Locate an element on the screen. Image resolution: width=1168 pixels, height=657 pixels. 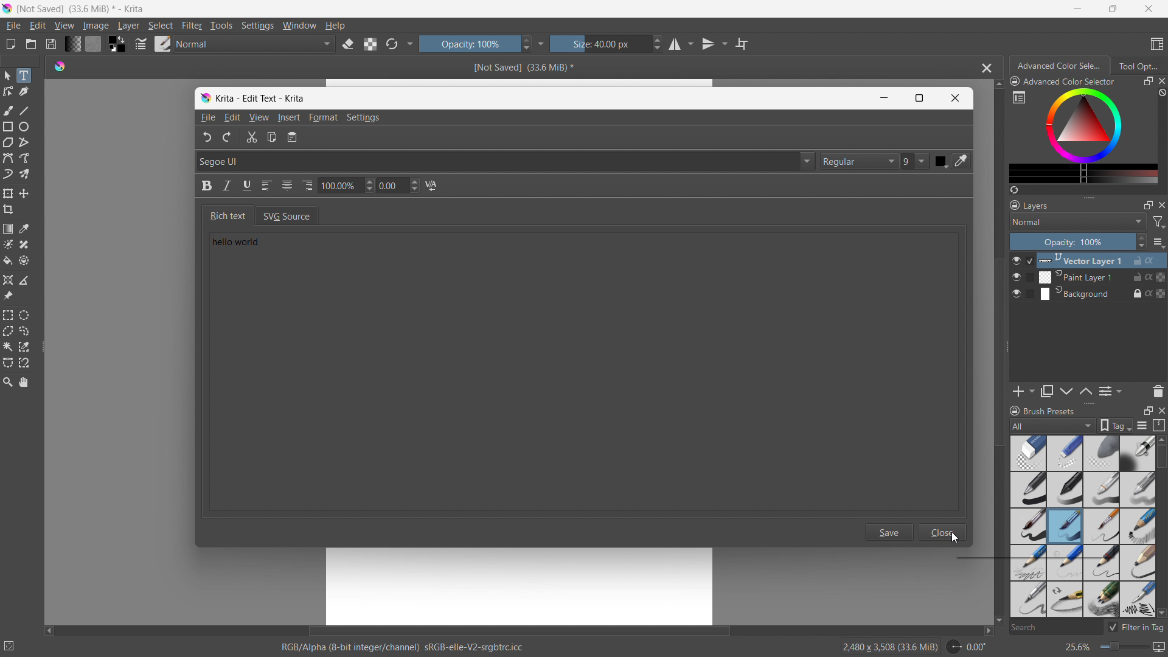
magnetic curve selection tool is located at coordinates (24, 363).